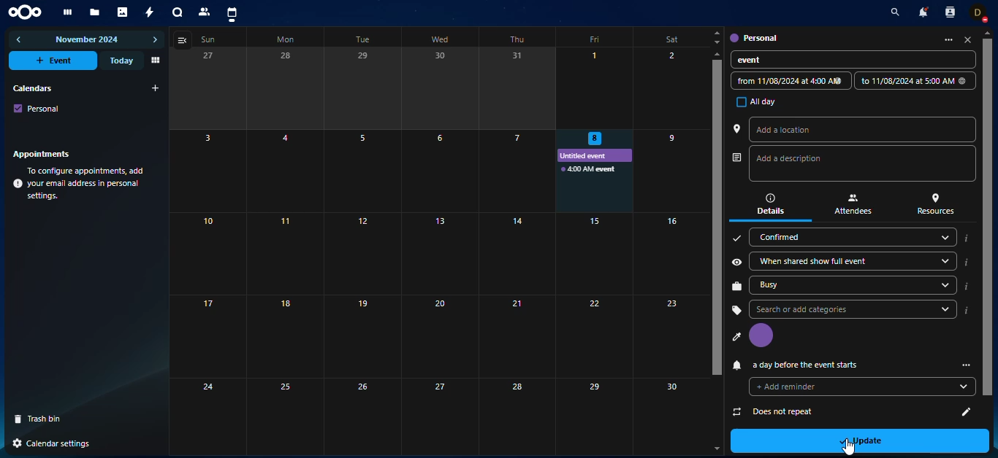  Describe the element at coordinates (967, 263) in the screenshot. I see `i` at that location.